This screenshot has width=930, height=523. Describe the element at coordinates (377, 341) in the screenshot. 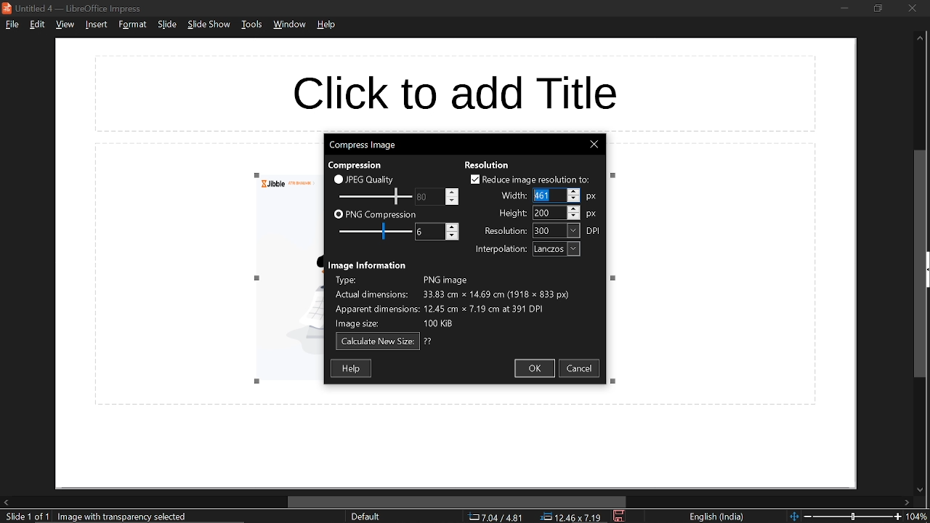

I see `calculate new size` at that location.